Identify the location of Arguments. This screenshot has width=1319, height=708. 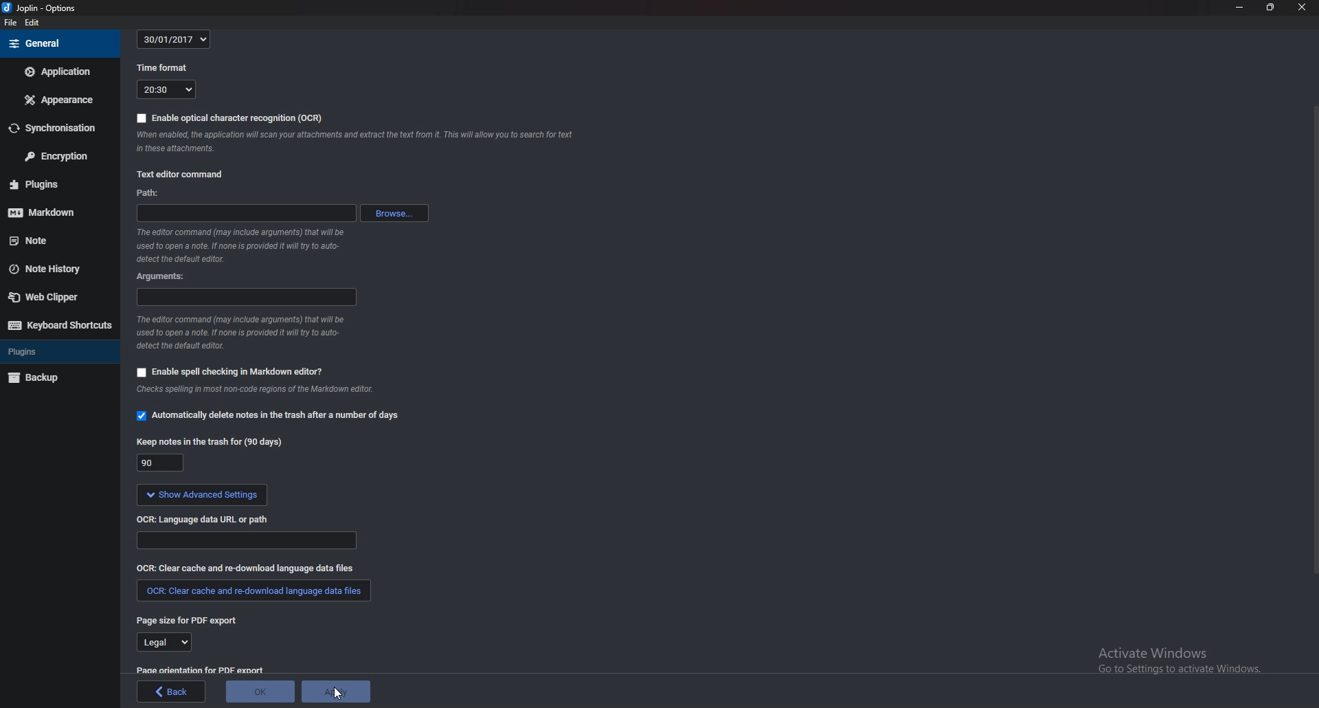
(247, 298).